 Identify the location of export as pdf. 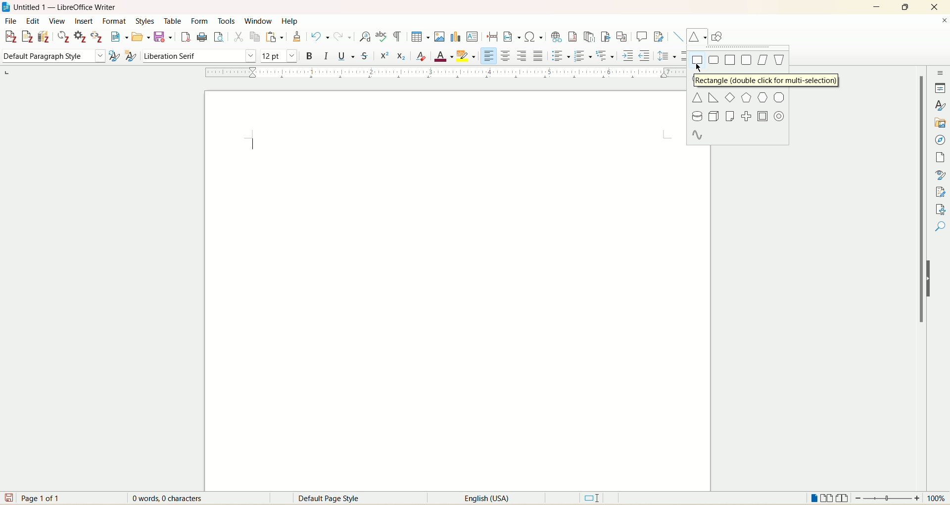
(185, 38).